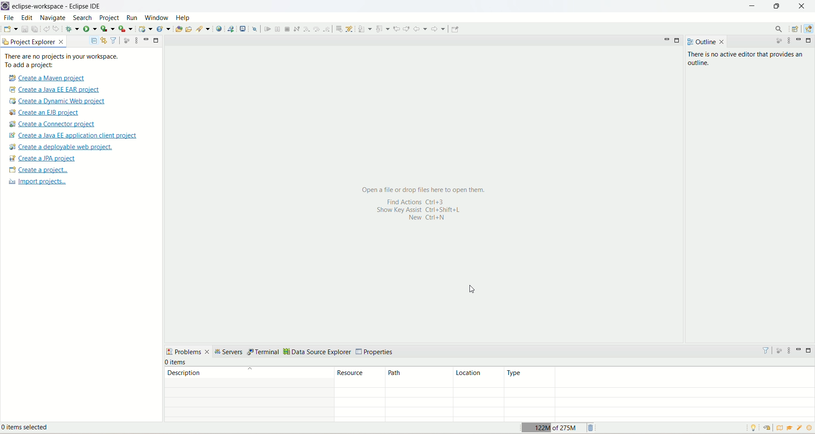 The image size is (815, 434). Describe the element at coordinates (94, 41) in the screenshot. I see `collapse all` at that location.